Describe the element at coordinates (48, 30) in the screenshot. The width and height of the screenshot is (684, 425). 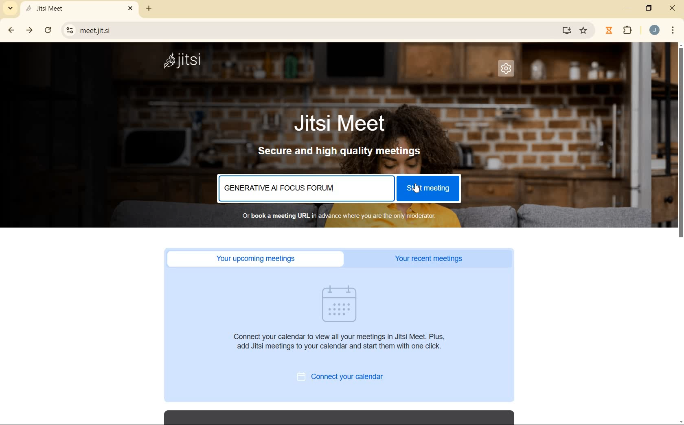
I see `RELOAD` at that location.